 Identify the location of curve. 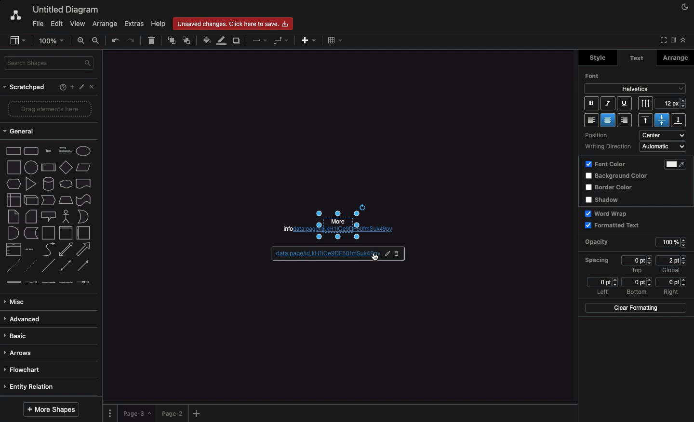
(49, 249).